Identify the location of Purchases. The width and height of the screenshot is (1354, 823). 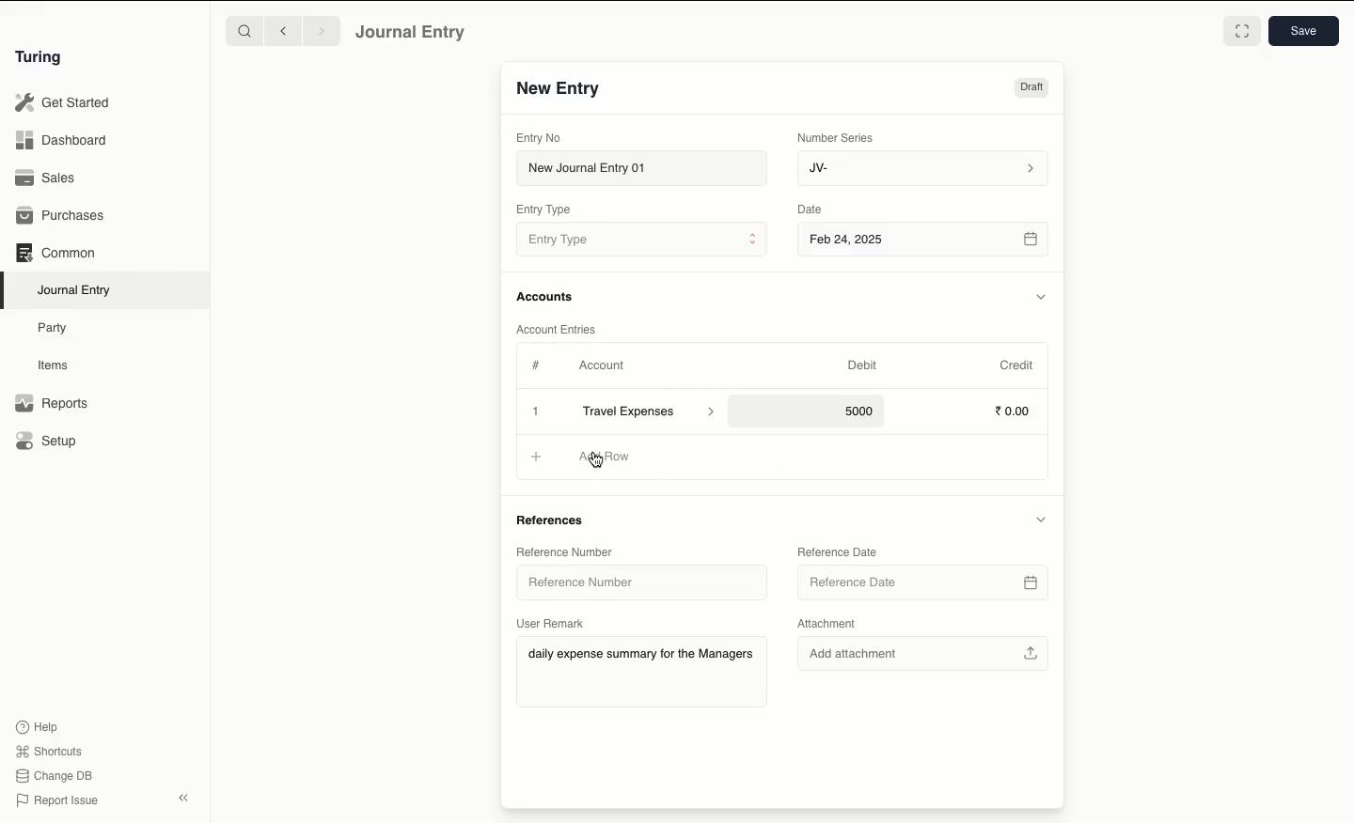
(61, 217).